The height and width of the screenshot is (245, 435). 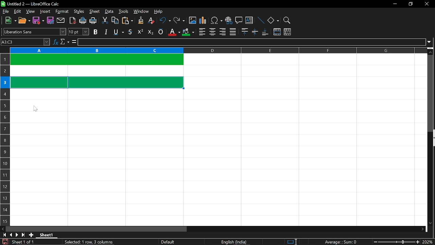 I want to click on add sheet, so click(x=31, y=235).